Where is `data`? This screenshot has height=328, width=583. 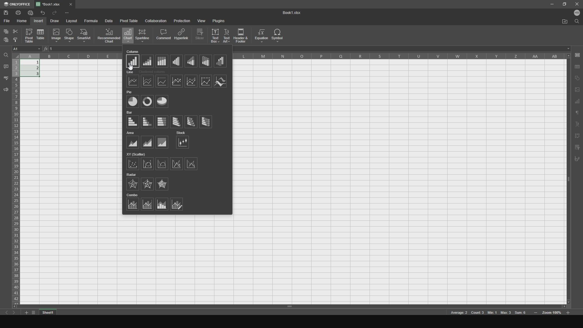 data is located at coordinates (111, 21).